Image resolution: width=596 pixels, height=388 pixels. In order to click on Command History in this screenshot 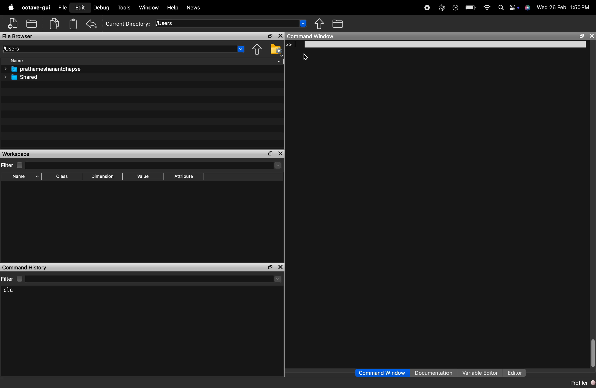, I will do `click(25, 267)`.